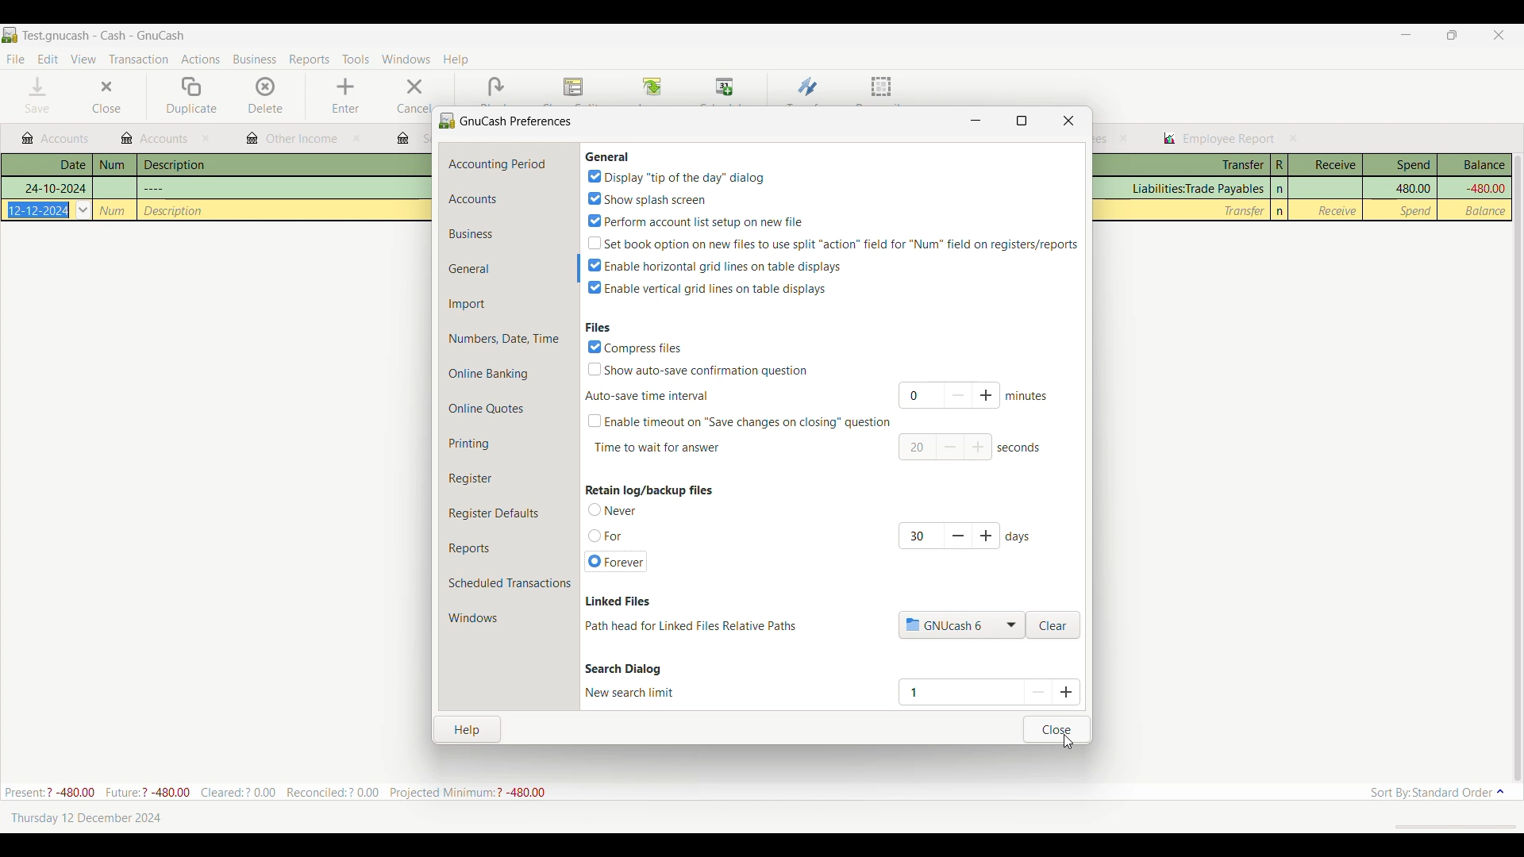 This screenshot has height=857, width=1524. What do you see at coordinates (988, 395) in the screenshot?
I see `add` at bounding box center [988, 395].